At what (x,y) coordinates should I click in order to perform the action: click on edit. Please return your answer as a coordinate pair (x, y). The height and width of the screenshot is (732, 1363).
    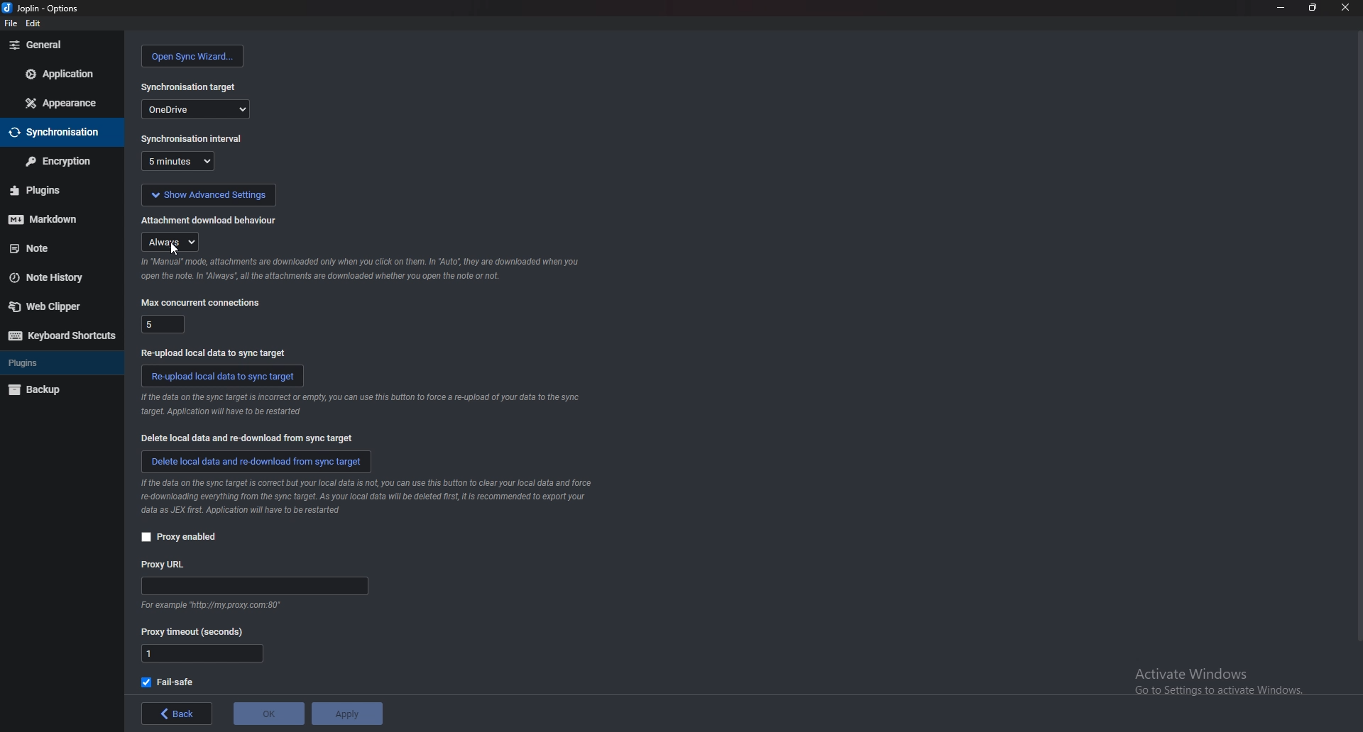
    Looking at the image, I should click on (33, 23).